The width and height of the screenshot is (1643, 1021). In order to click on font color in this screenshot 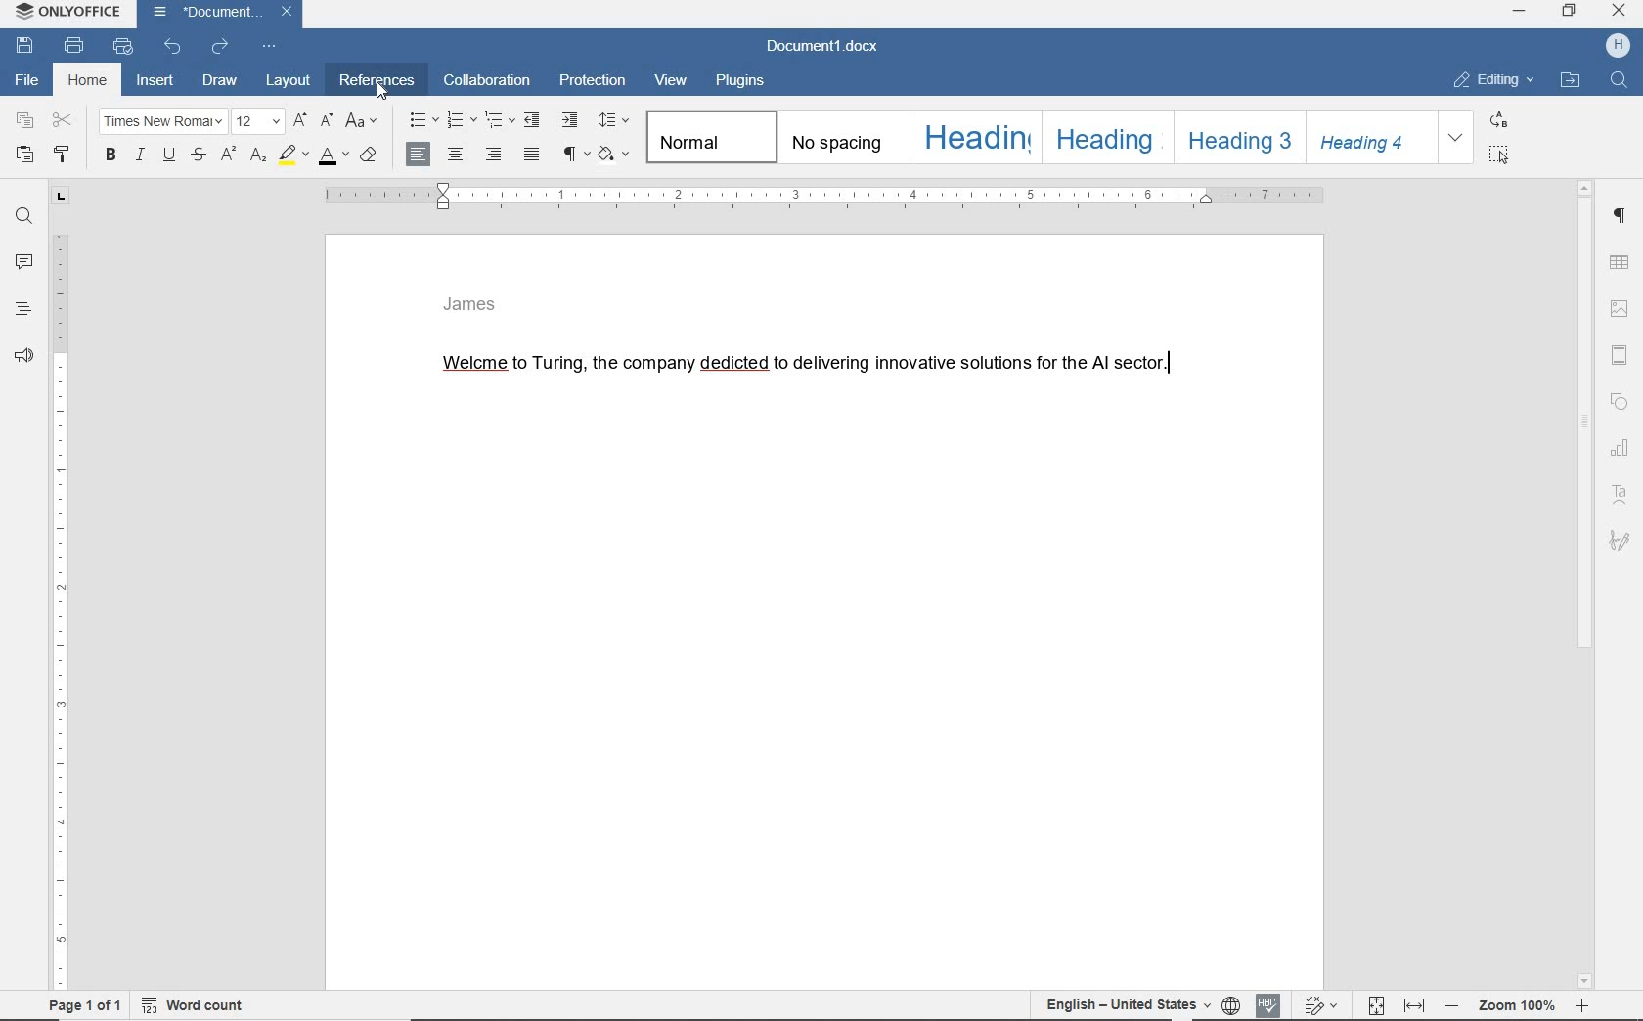, I will do `click(331, 158)`.